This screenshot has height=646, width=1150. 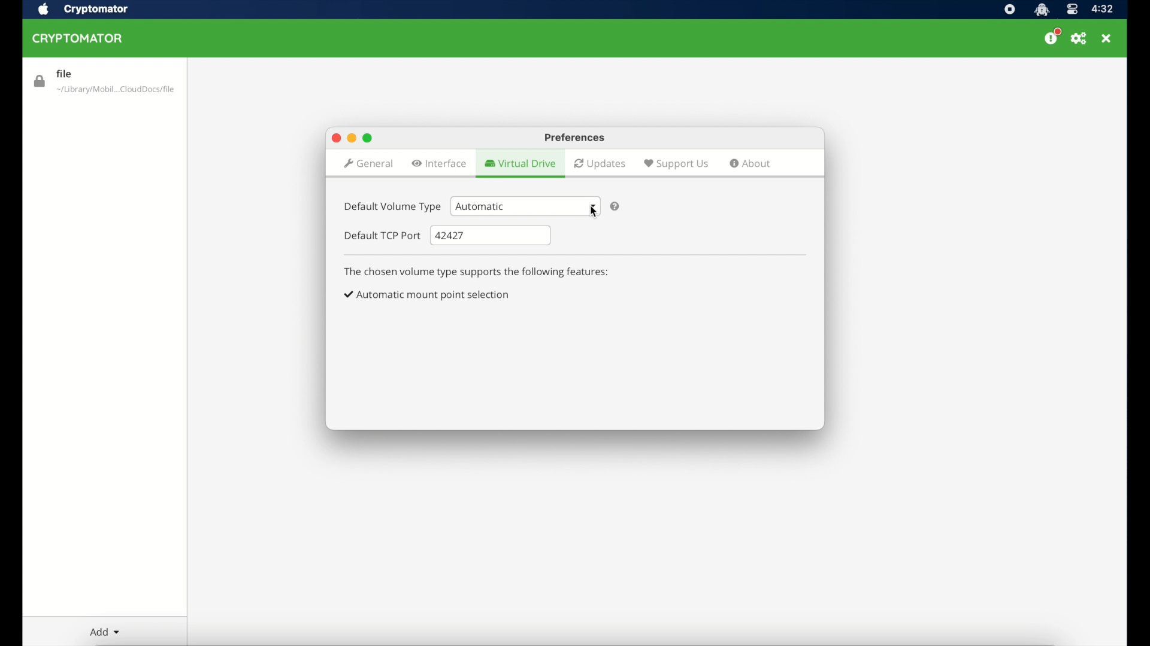 I want to click on apple icon, so click(x=42, y=10).